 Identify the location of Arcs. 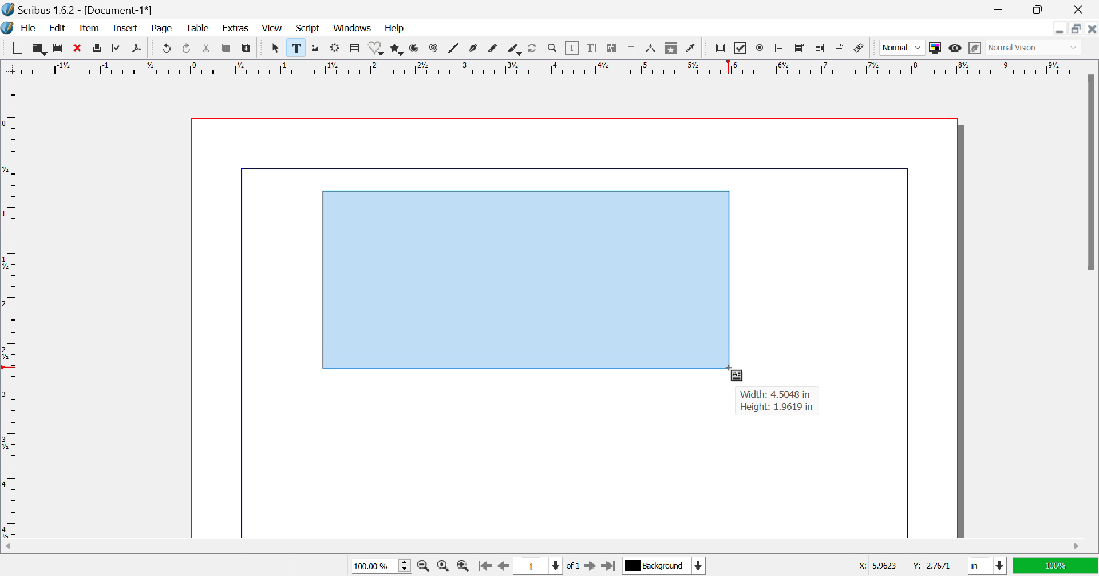
(416, 50).